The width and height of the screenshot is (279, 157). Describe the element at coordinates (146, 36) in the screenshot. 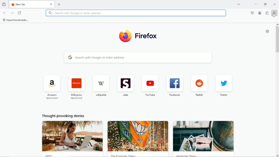

I see `Firefox` at that location.